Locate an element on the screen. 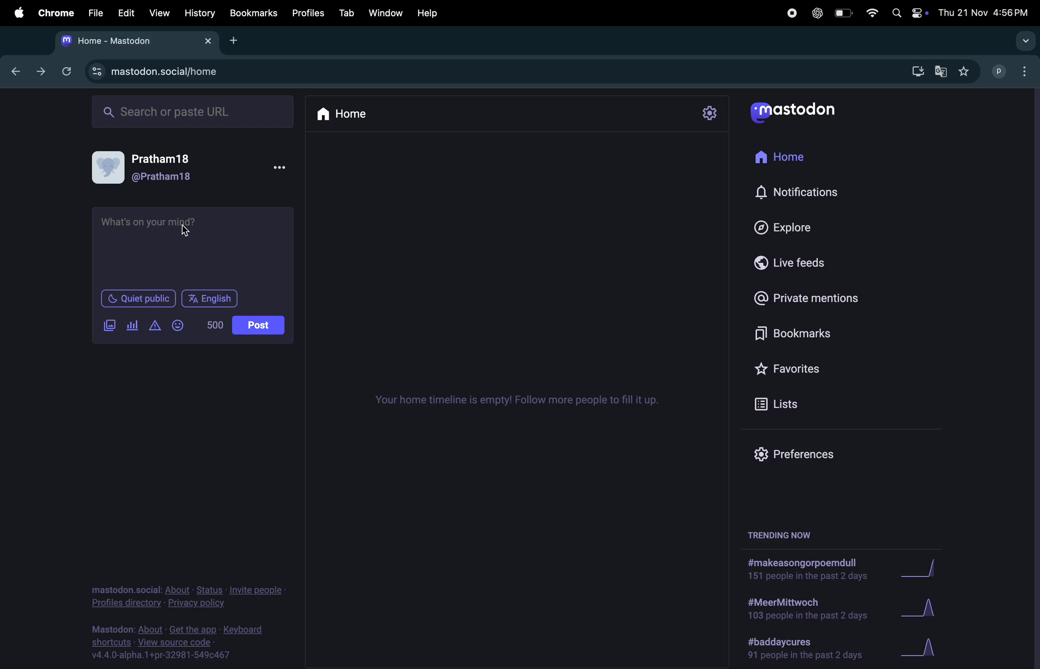 The image size is (1040, 669). live feeds is located at coordinates (800, 263).